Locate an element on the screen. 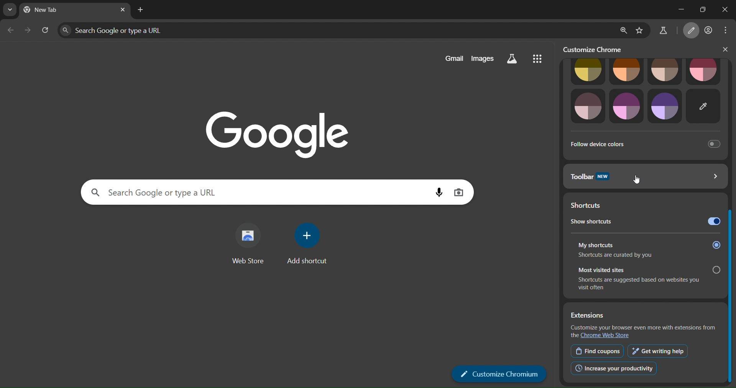 The height and width of the screenshot is (388, 736). restore down is located at coordinates (701, 8).